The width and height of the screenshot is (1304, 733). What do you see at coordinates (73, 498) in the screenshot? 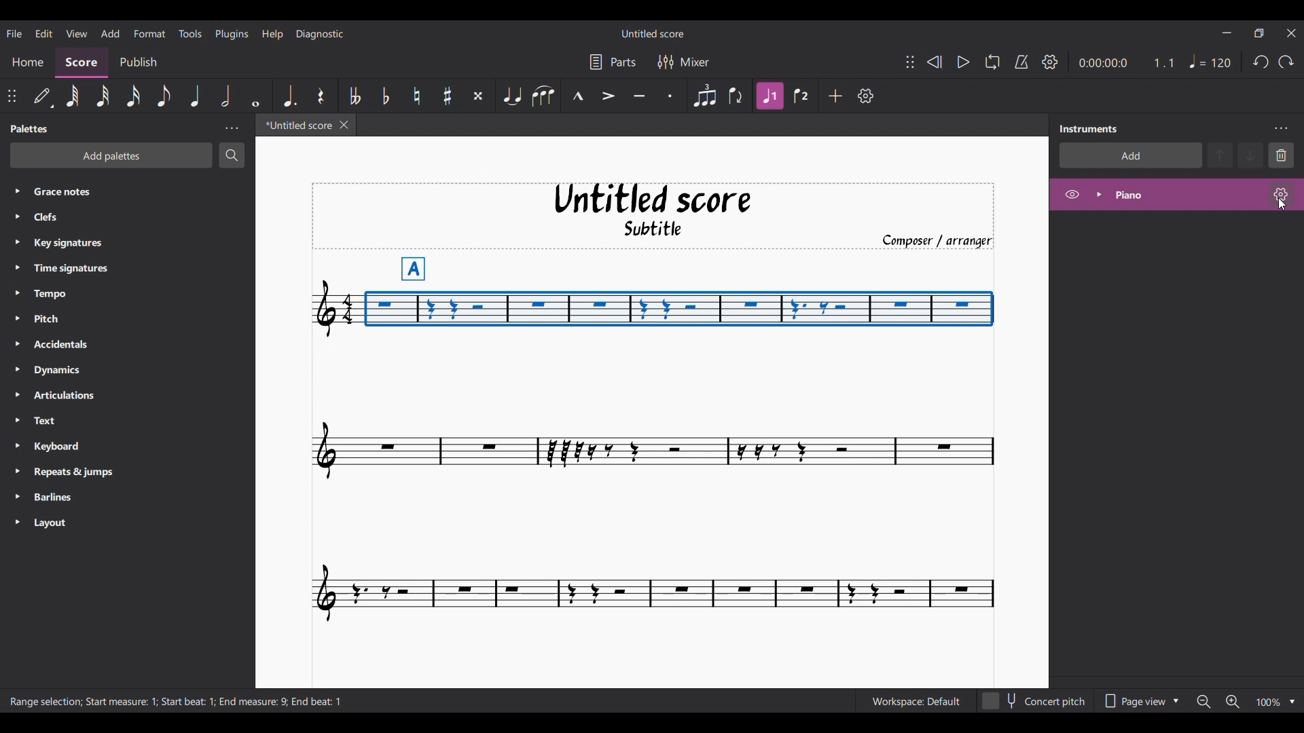
I see `Barlines` at bounding box center [73, 498].